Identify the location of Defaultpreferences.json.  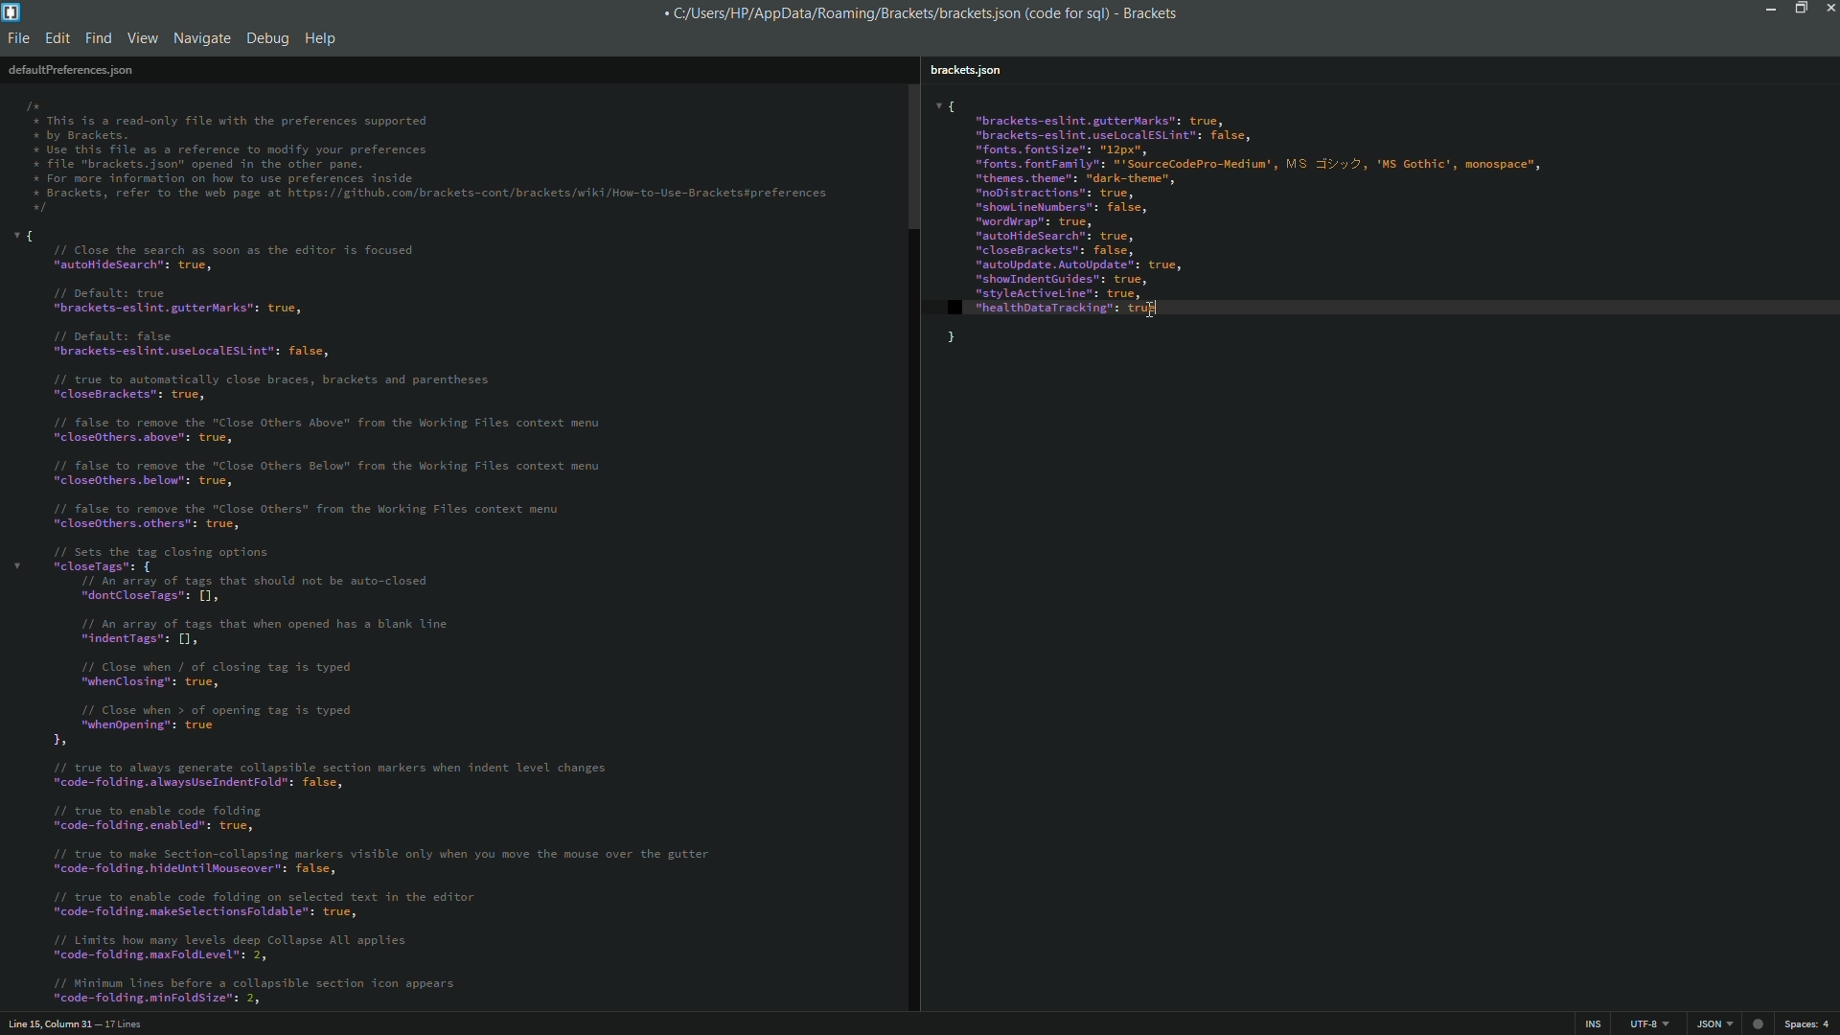
(71, 70).